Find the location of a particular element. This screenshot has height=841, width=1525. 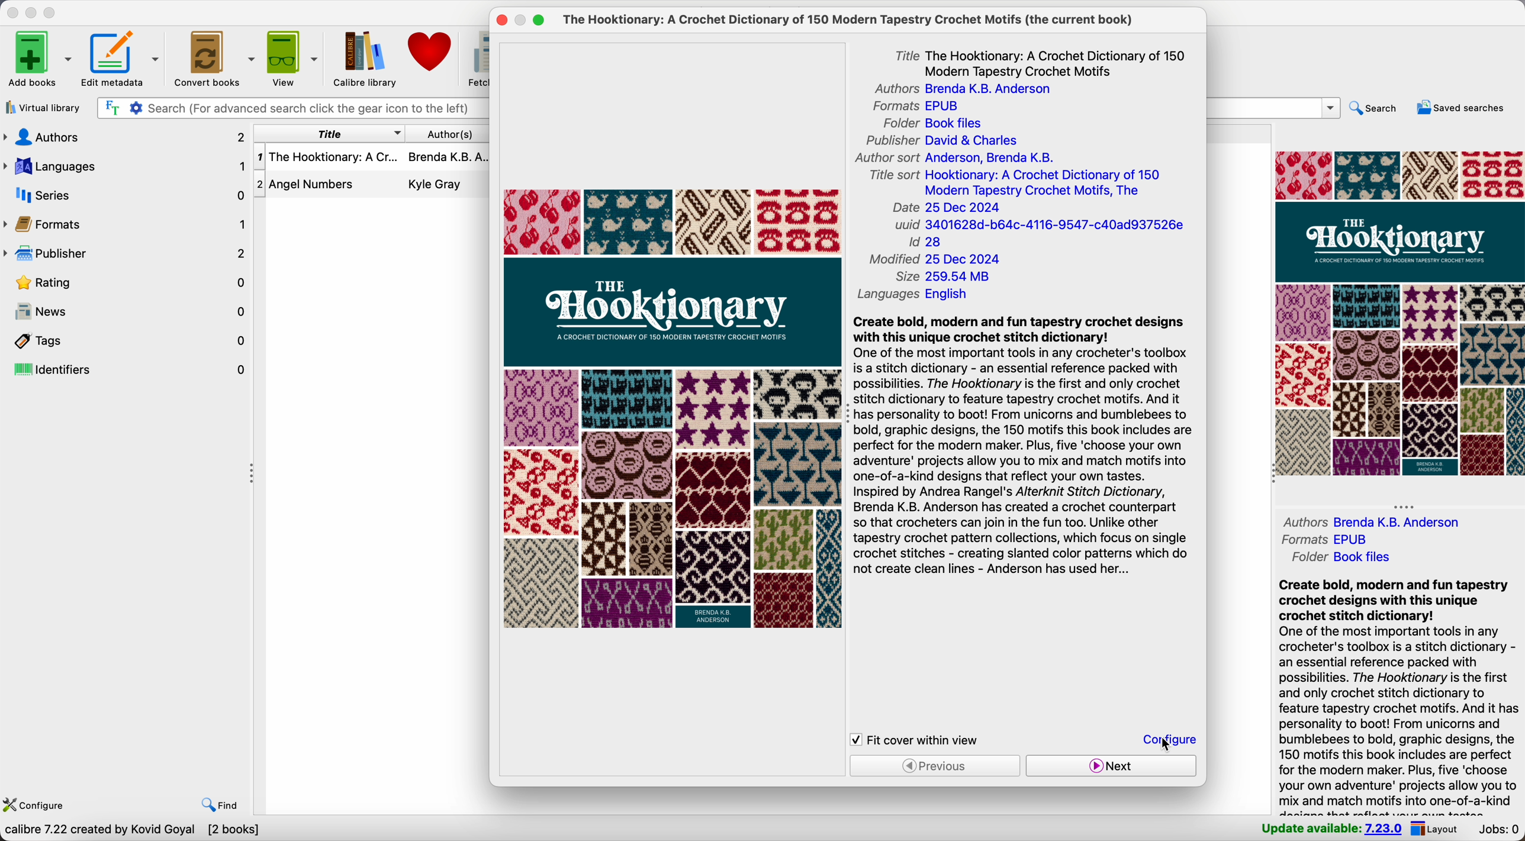

update available is located at coordinates (1331, 827).